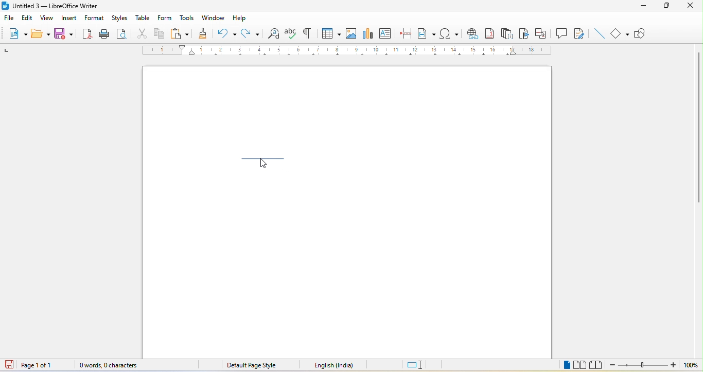  I want to click on 0 wards , 0 character, so click(109, 365).